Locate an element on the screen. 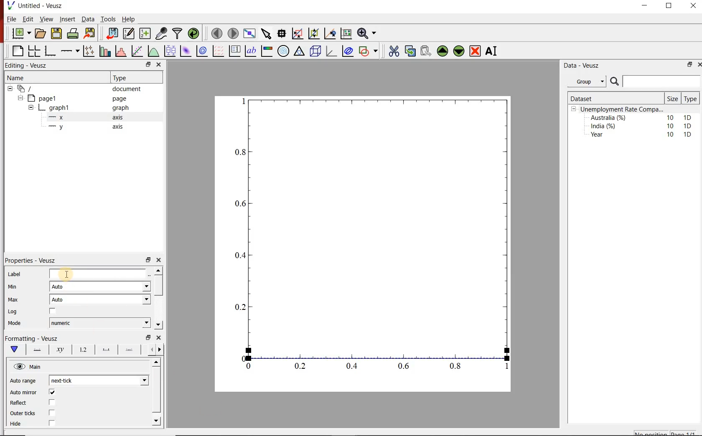 The image size is (702, 436). major tick is located at coordinates (106, 350).